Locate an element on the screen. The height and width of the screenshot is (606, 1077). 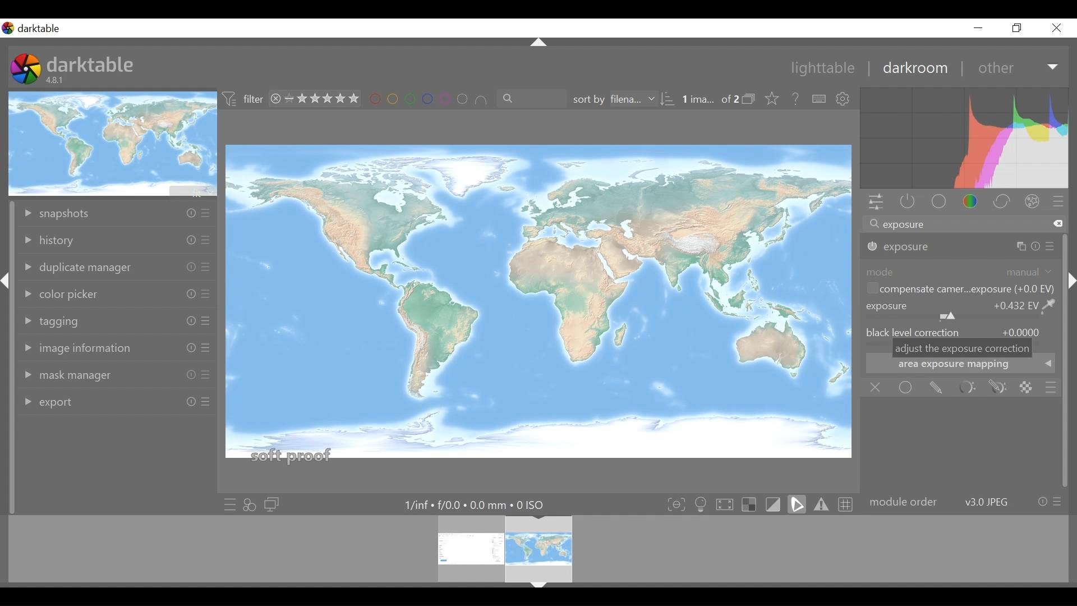
image preview is located at coordinates (114, 143).